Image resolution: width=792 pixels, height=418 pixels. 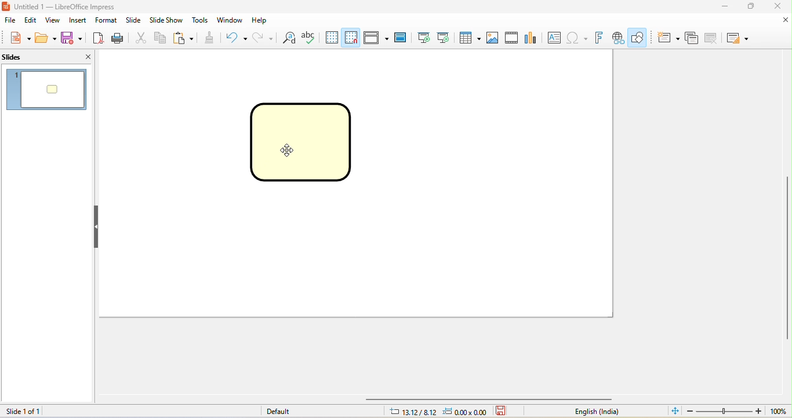 What do you see at coordinates (737, 411) in the screenshot?
I see `zoom` at bounding box center [737, 411].